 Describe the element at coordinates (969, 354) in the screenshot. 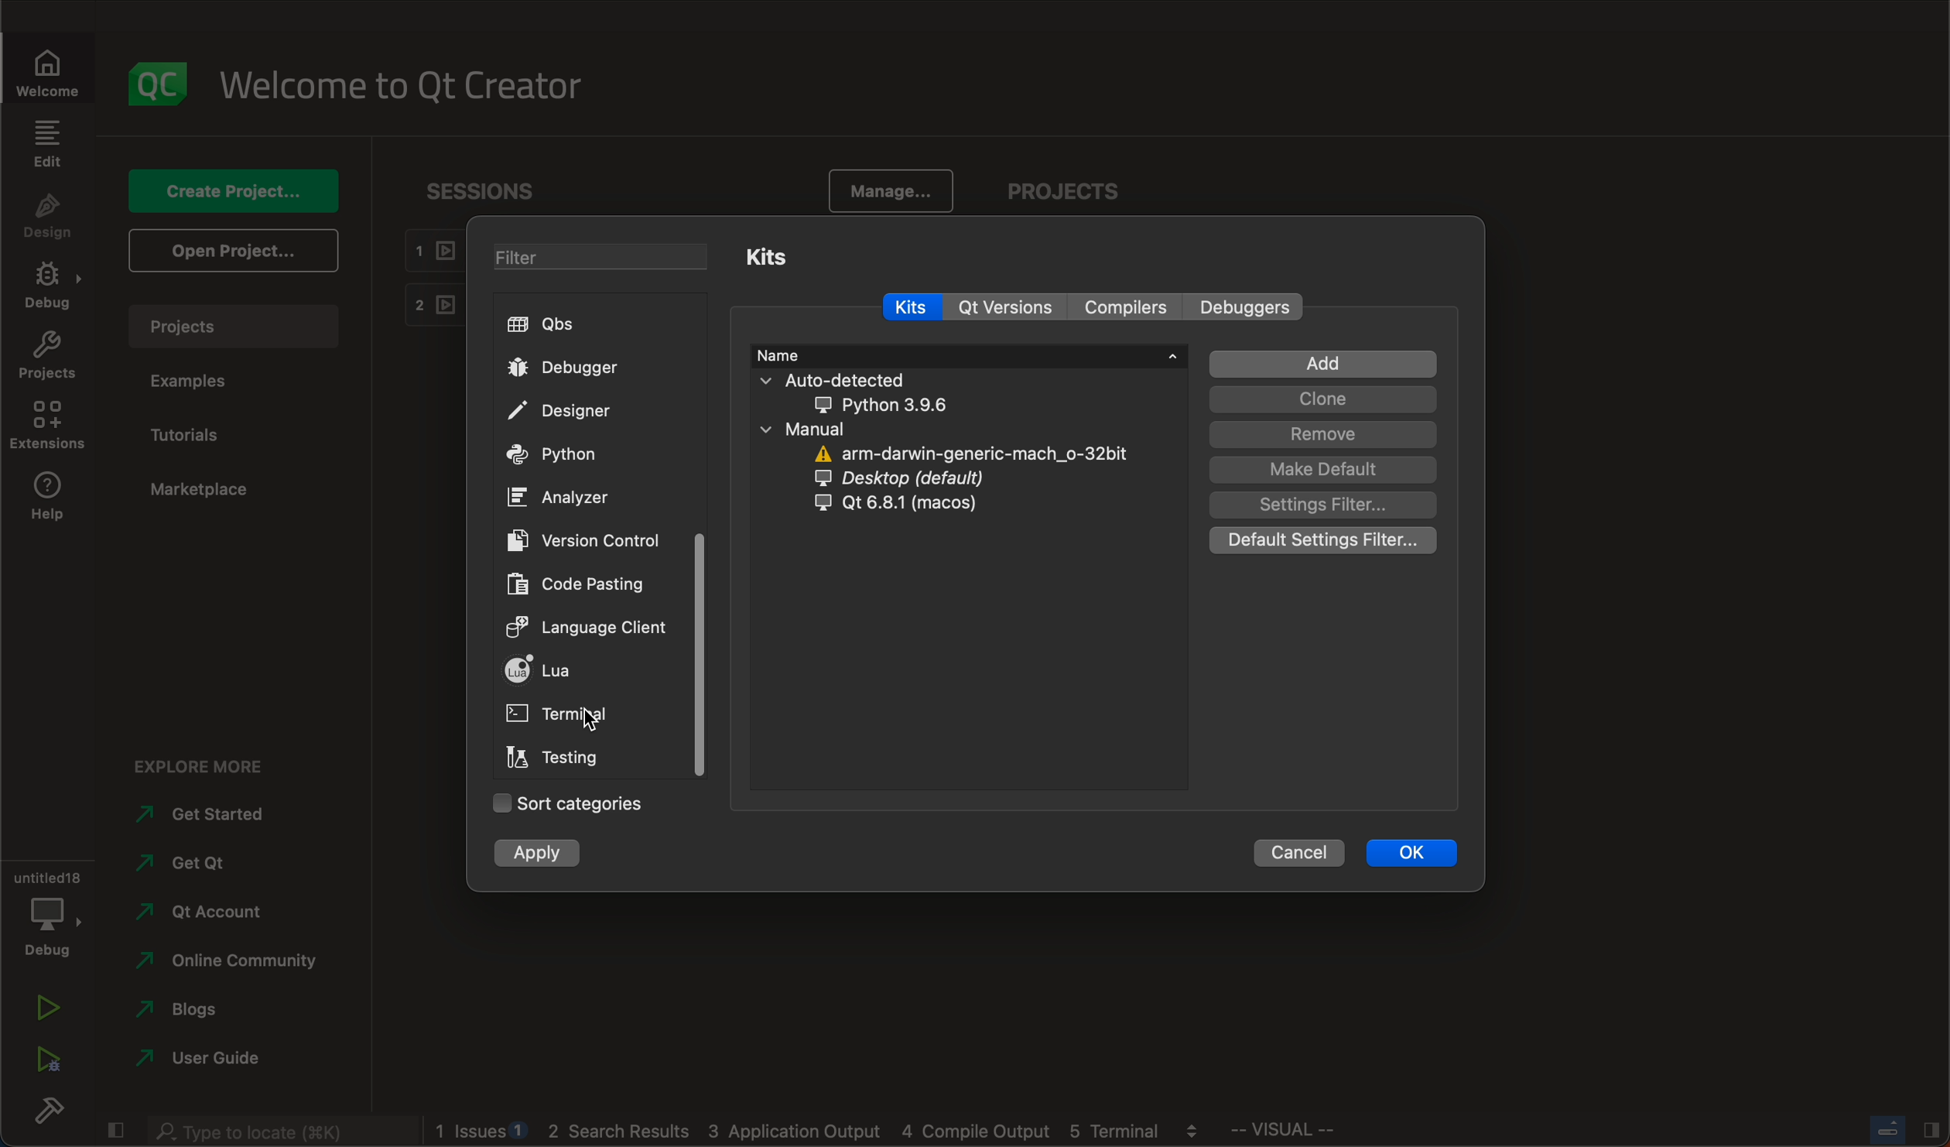

I see `name` at that location.